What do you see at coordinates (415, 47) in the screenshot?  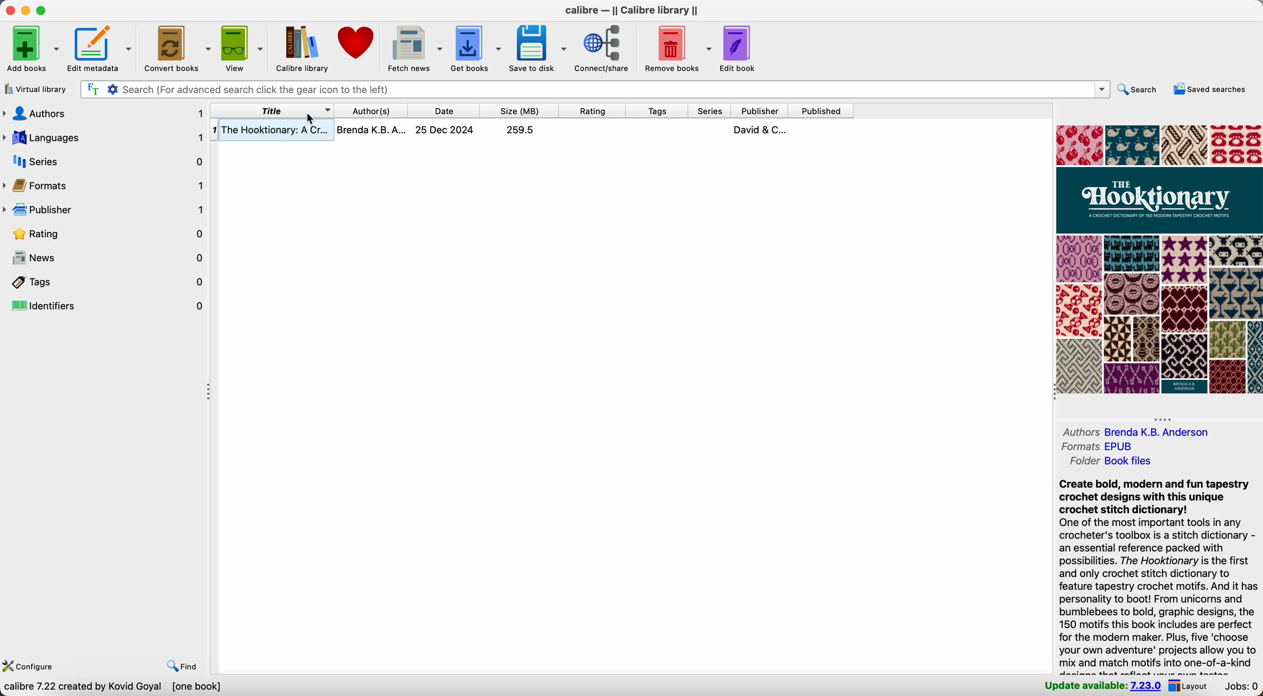 I see `fetch news` at bounding box center [415, 47].